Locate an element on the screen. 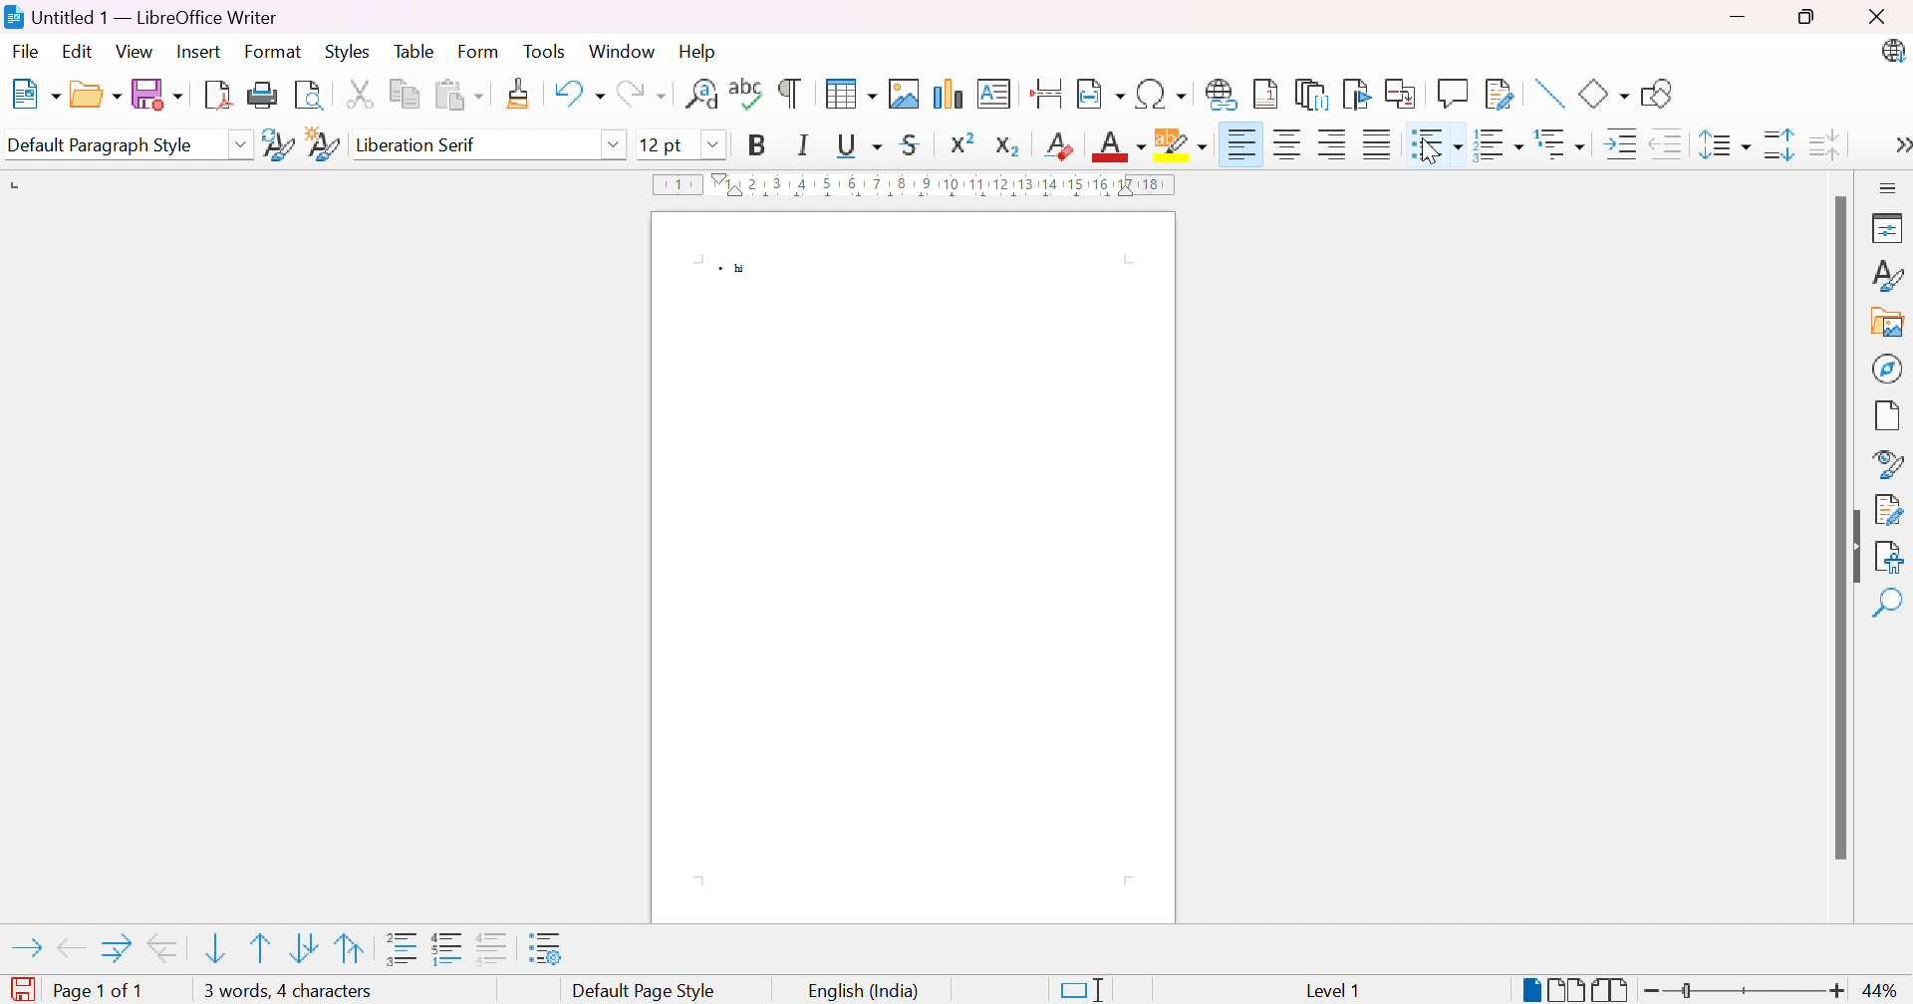 This screenshot has height=1004, width=1913. Select outline format is located at coordinates (1563, 144).